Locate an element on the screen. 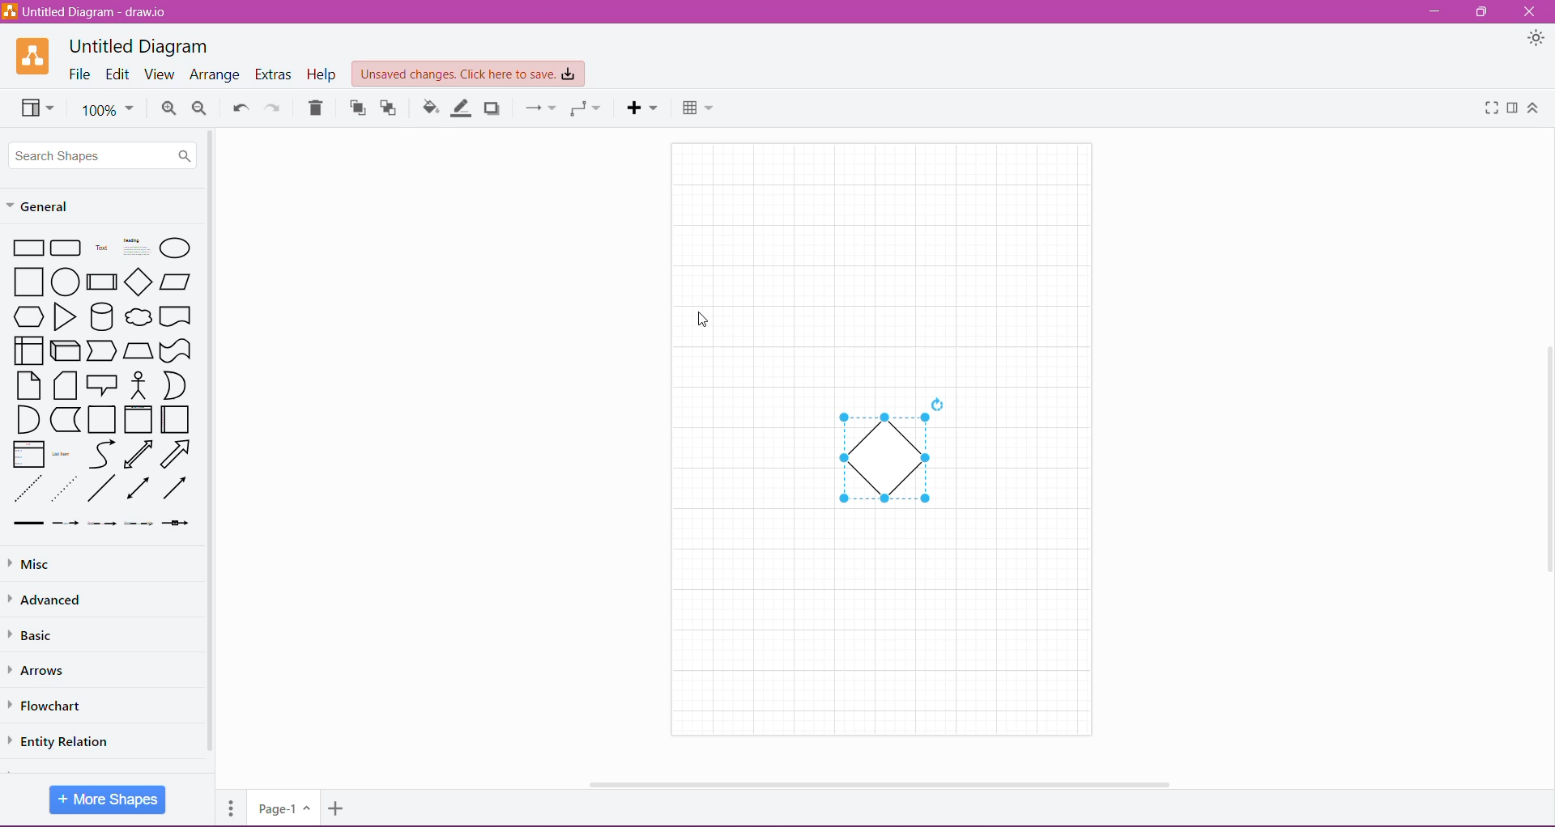 Image resolution: width=1555 pixels, height=827 pixels. Zoom Out is located at coordinates (204, 108).